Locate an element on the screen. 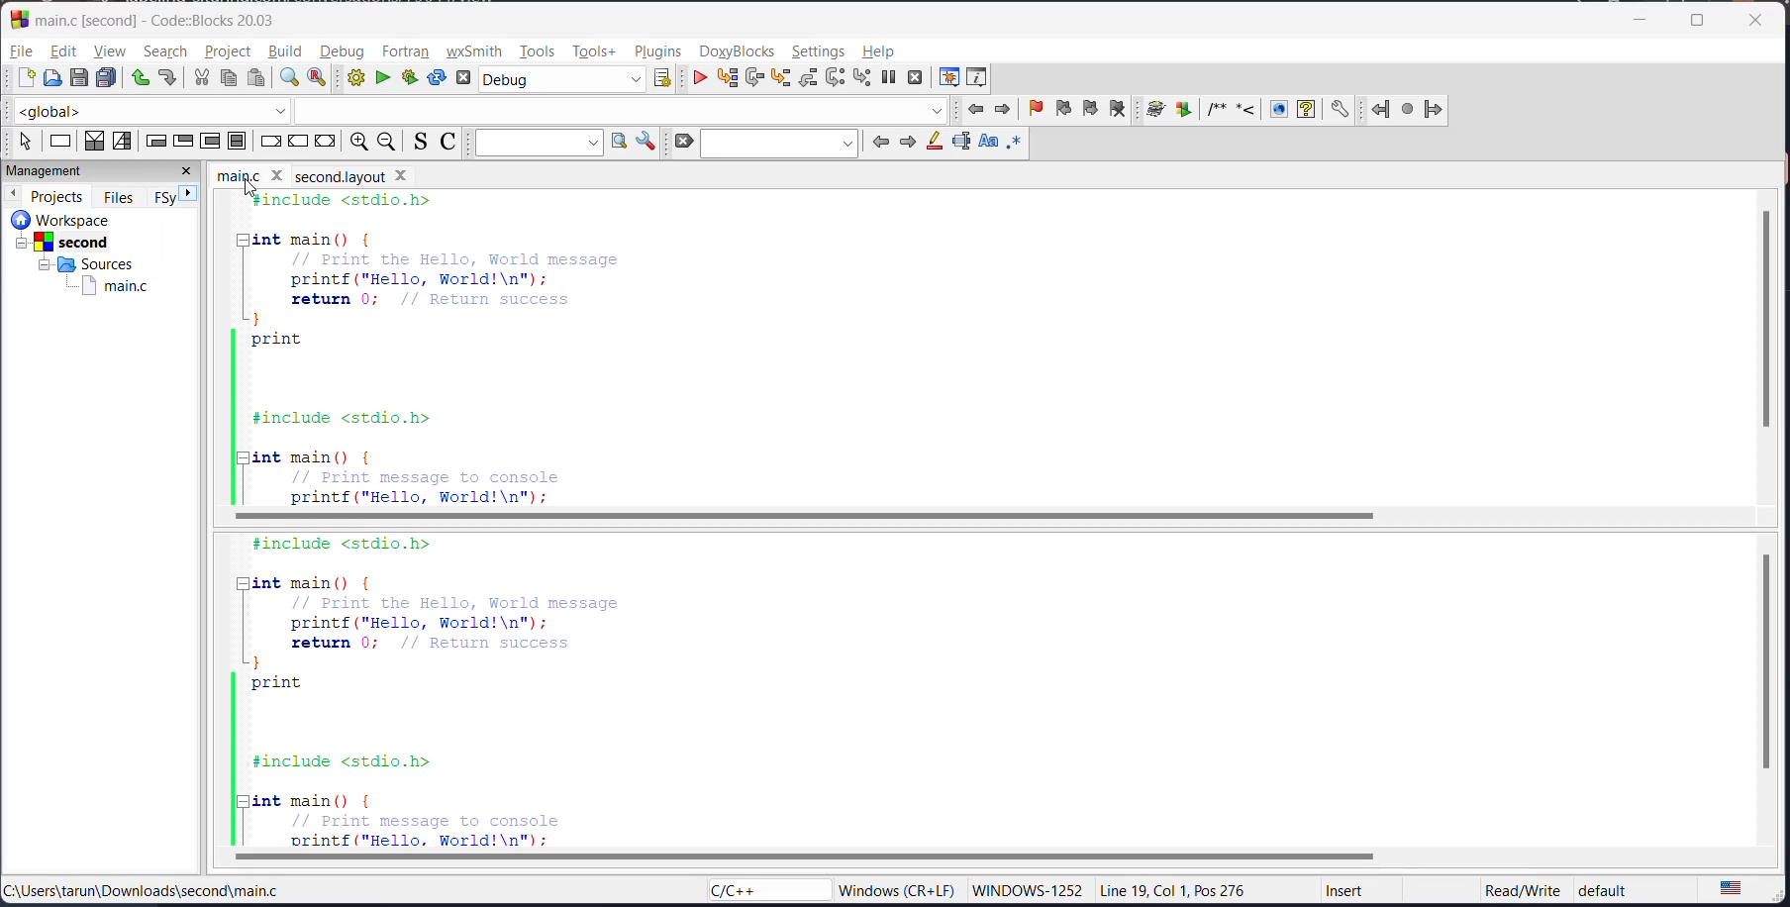 This screenshot has width=1790, height=907. second is located at coordinates (61, 243).